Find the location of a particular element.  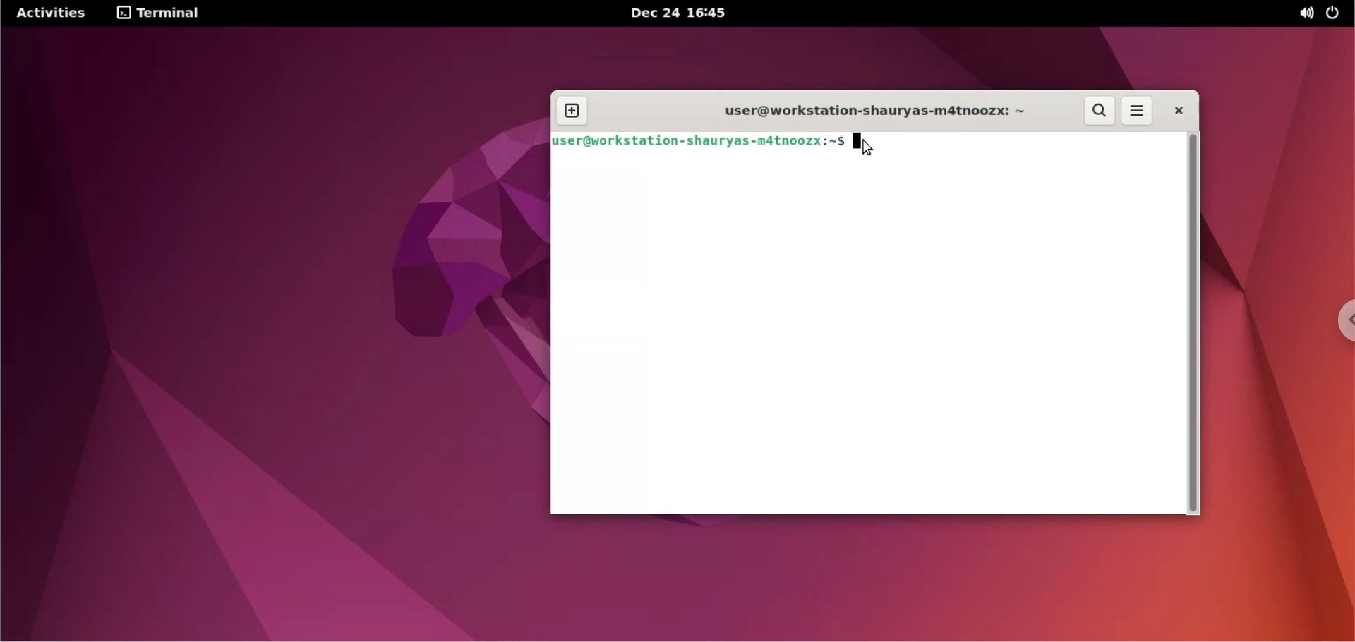

search  is located at coordinates (1102, 111).